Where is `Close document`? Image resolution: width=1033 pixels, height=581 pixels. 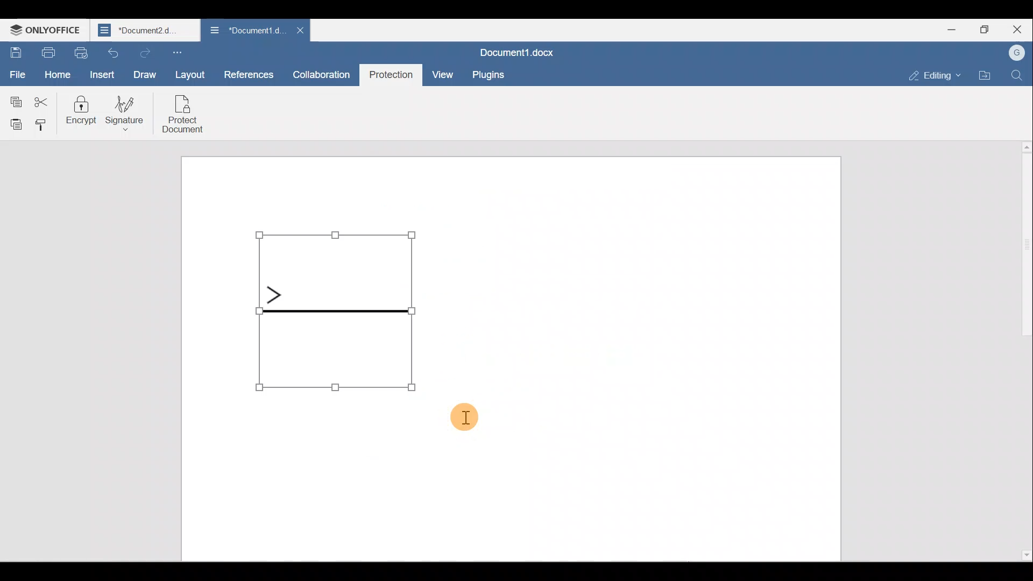
Close document is located at coordinates (301, 30).